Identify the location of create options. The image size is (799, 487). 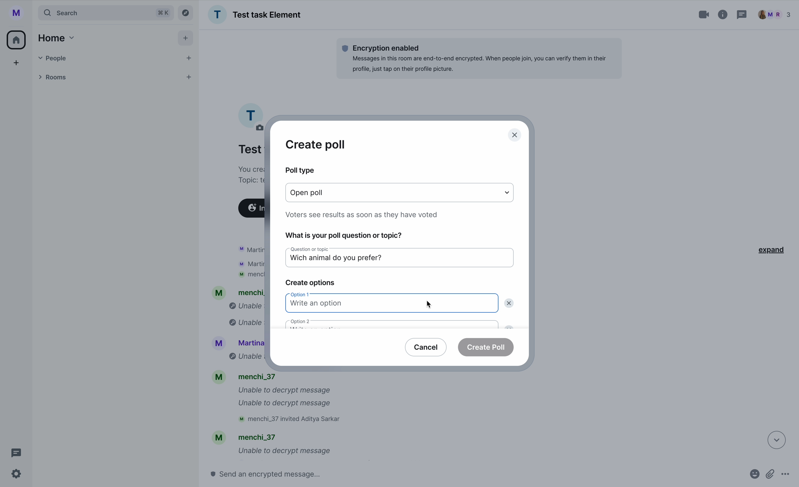
(310, 283).